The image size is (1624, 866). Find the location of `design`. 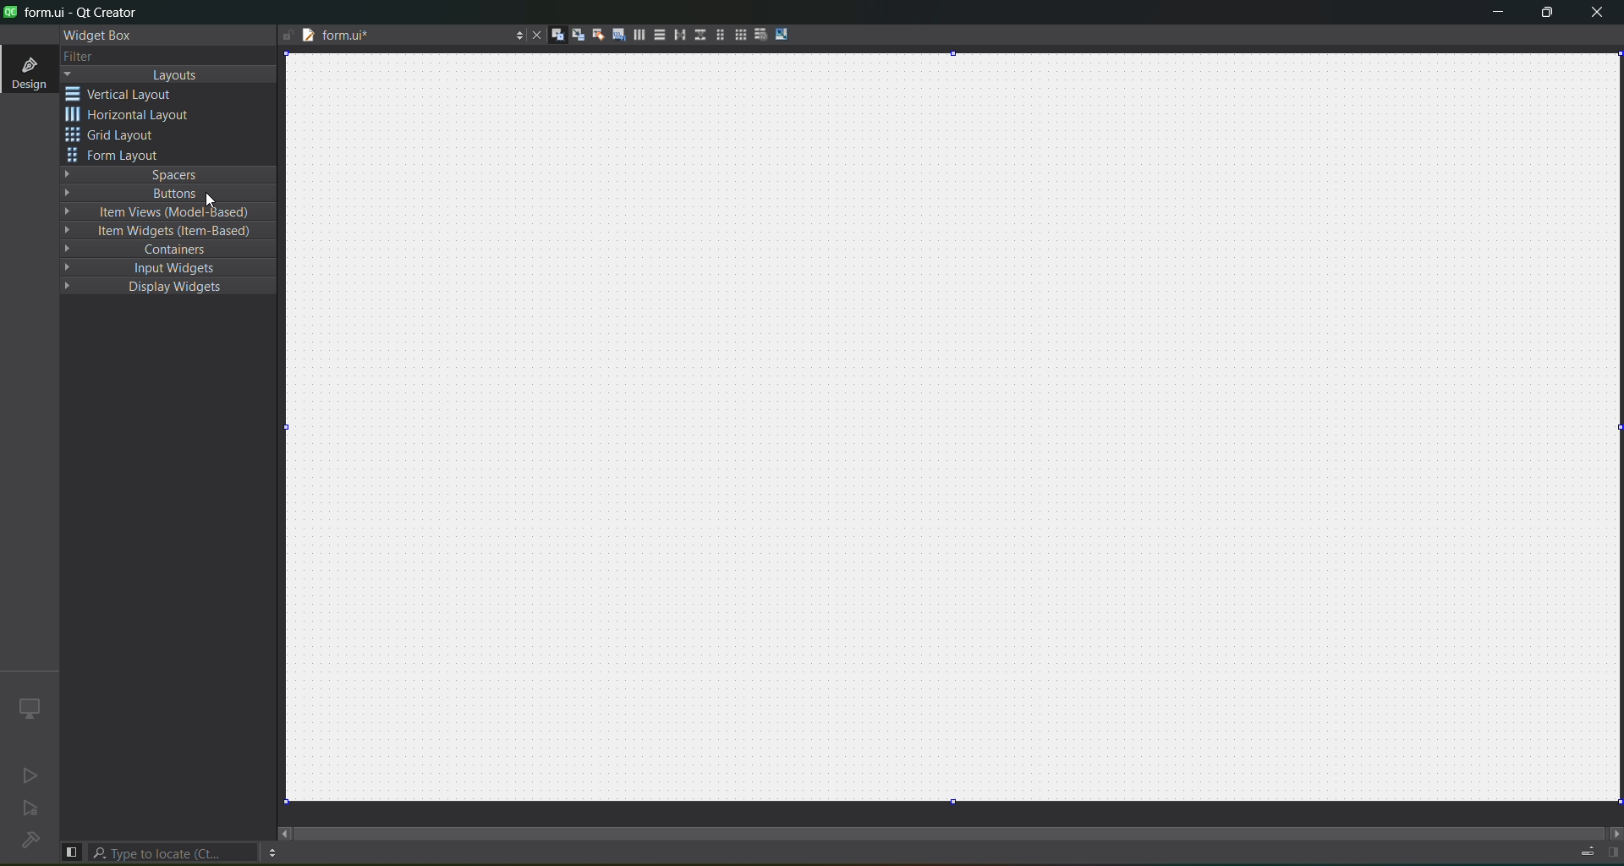

design is located at coordinates (27, 71).